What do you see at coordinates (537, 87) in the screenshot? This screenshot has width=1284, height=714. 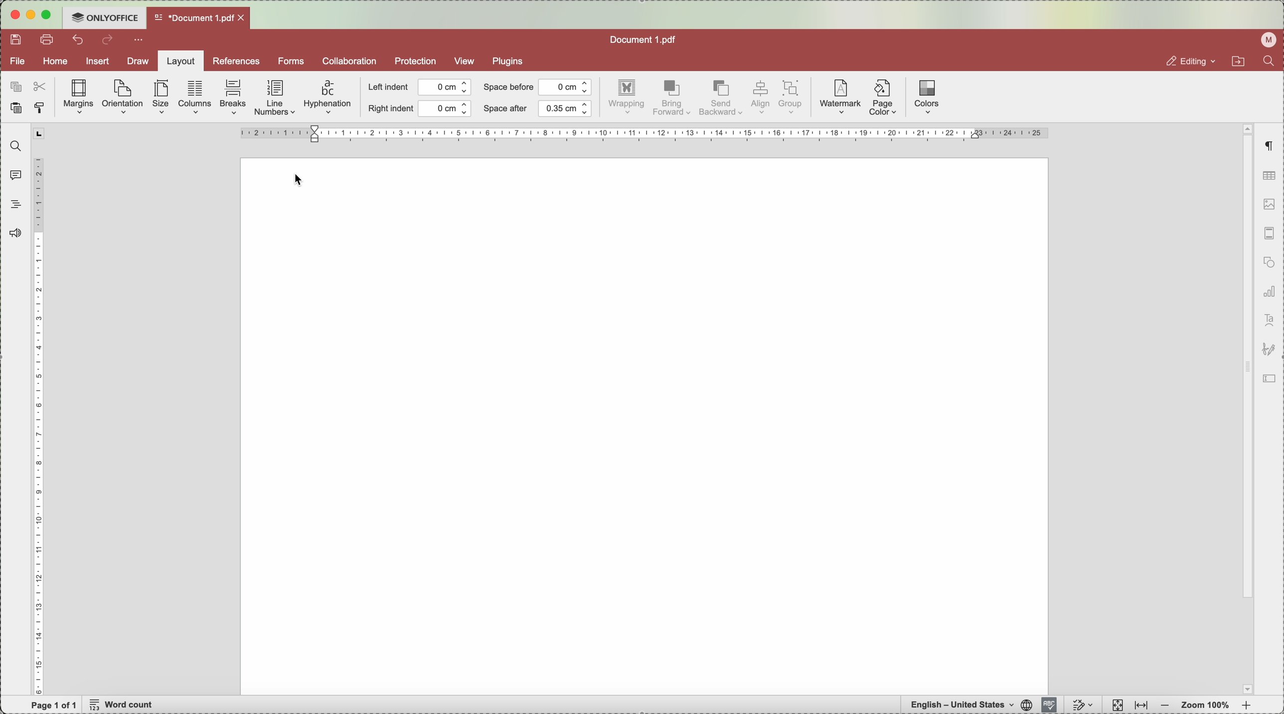 I see `space before` at bounding box center [537, 87].